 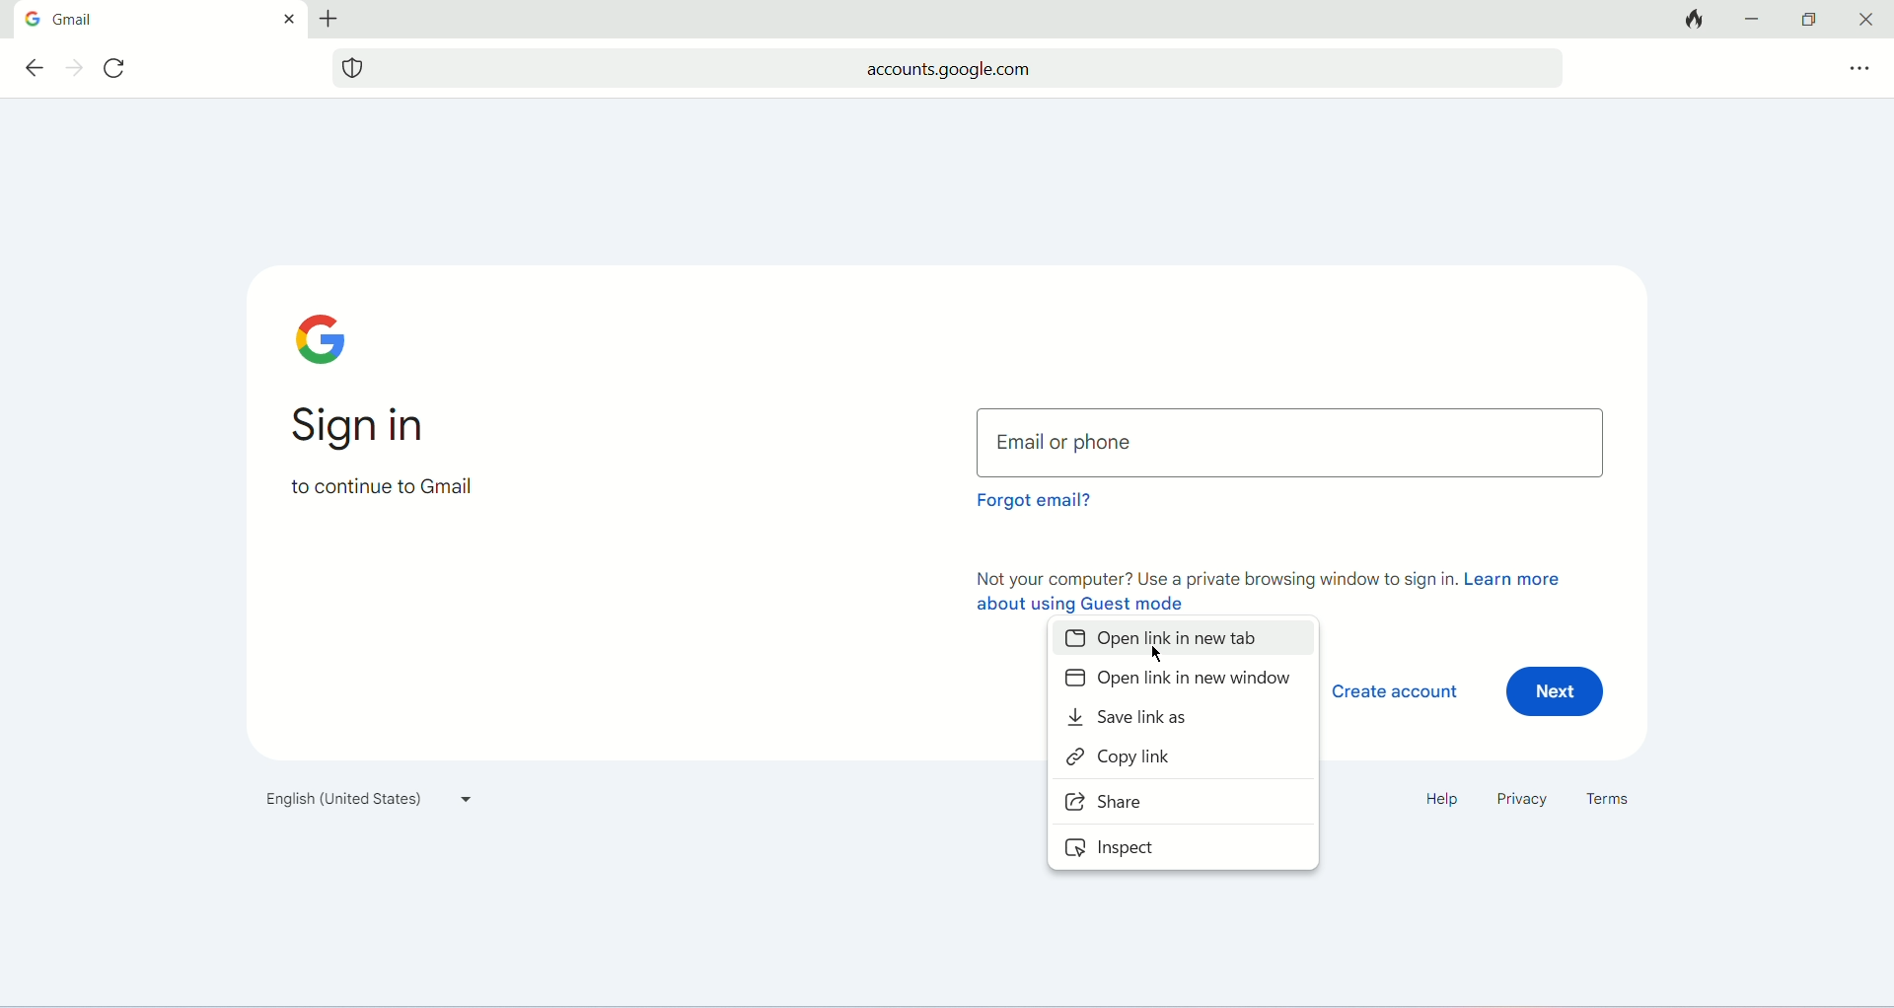 I want to click on google logo, so click(x=32, y=19).